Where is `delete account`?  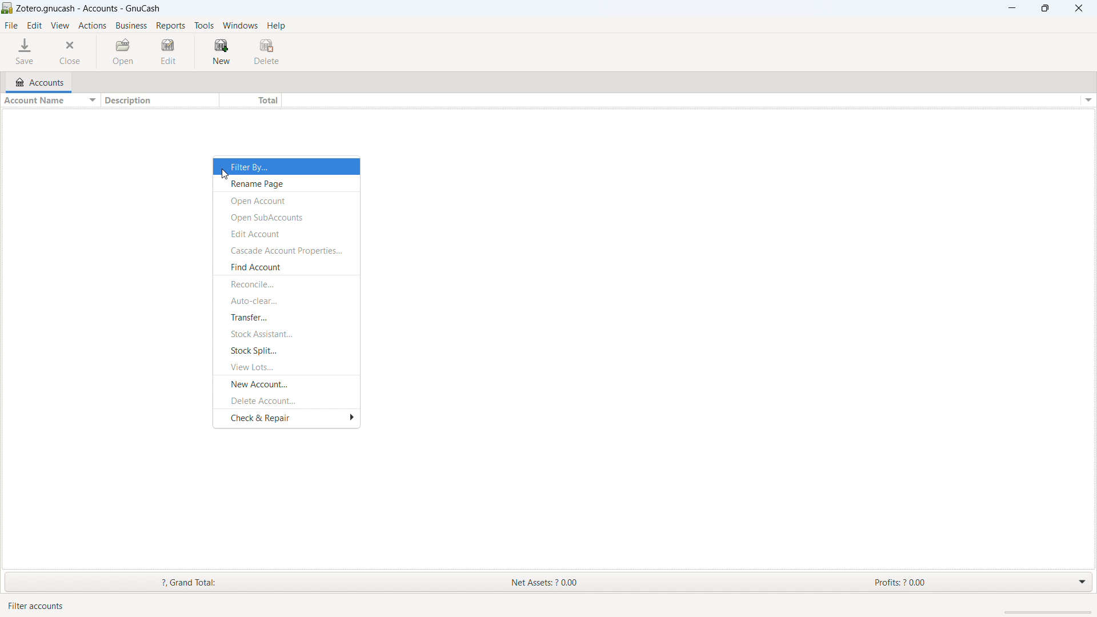 delete account is located at coordinates (286, 400).